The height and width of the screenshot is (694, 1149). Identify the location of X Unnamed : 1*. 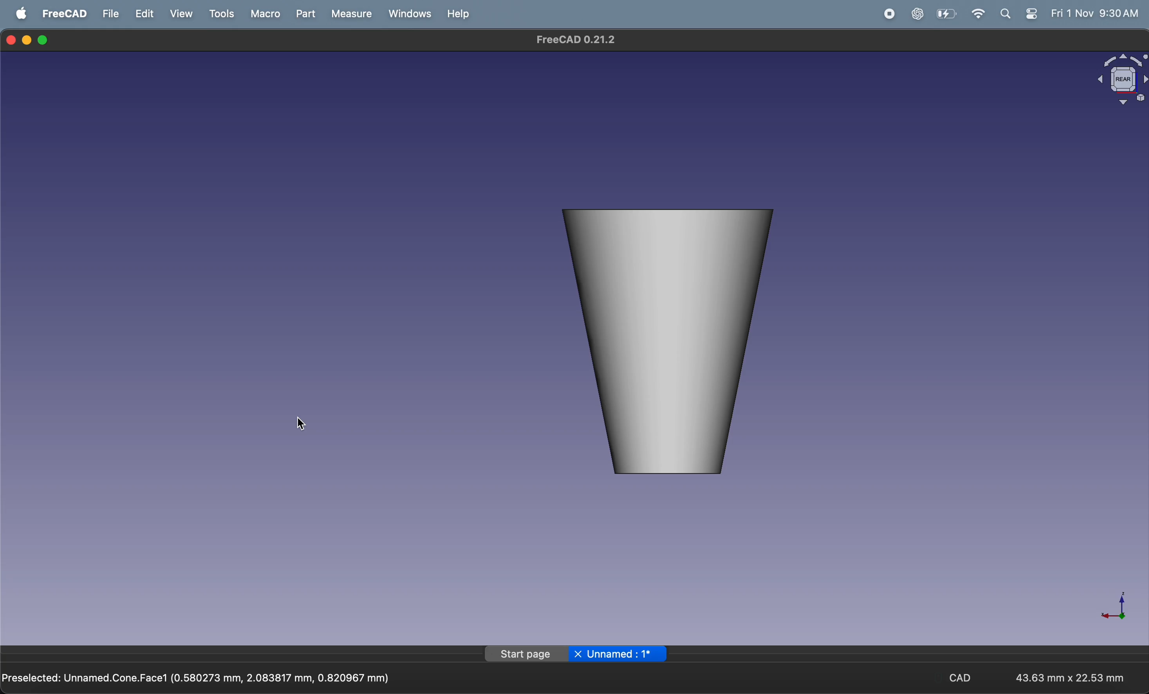
(618, 652).